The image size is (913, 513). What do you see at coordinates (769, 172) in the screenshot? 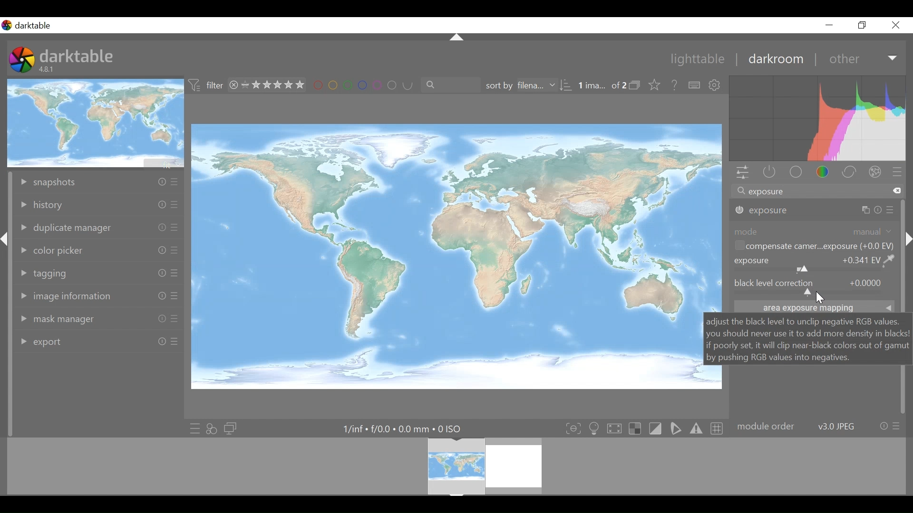
I see `show only active modules` at bounding box center [769, 172].